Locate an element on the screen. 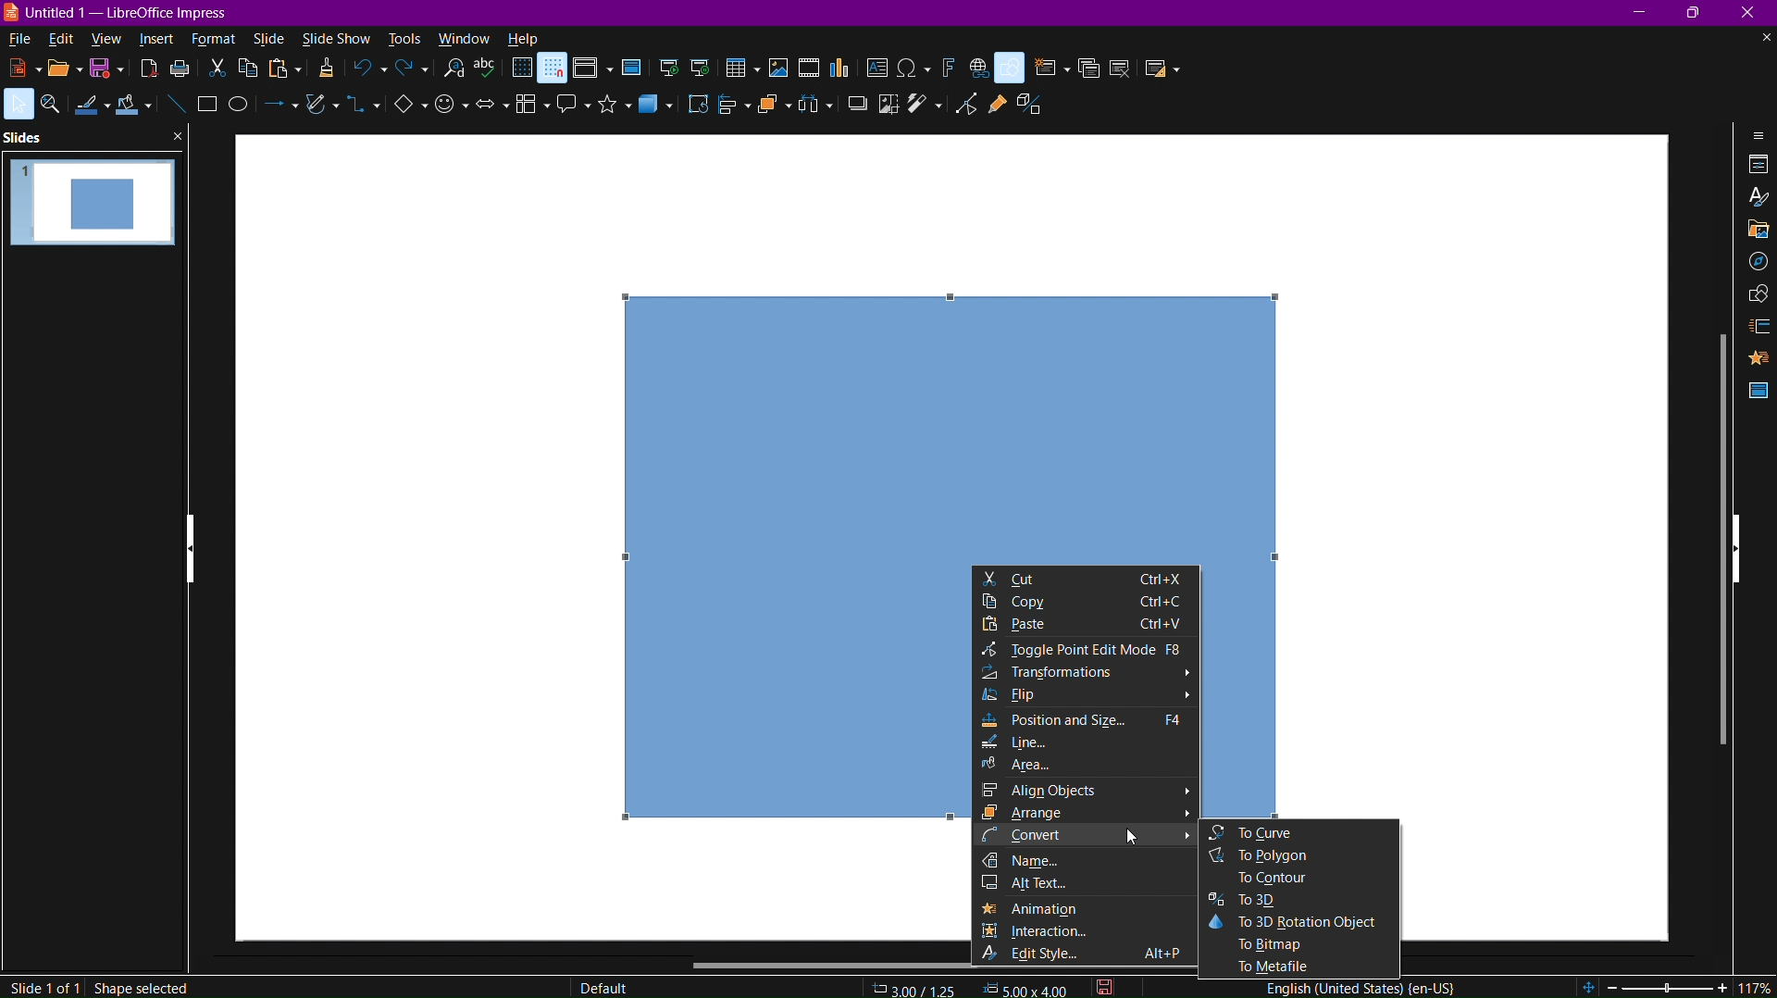 The height and width of the screenshot is (998, 1777). Copy Formatting is located at coordinates (326, 72).